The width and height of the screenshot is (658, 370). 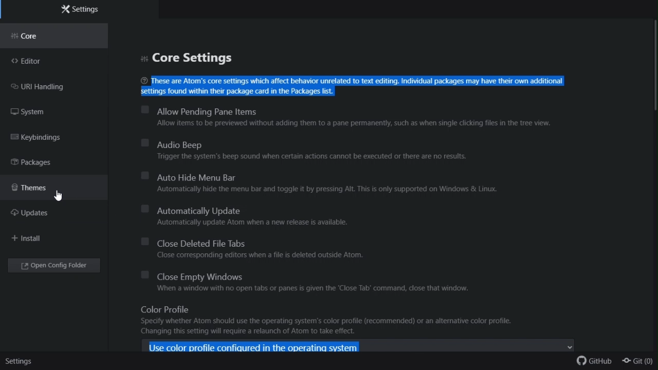 What do you see at coordinates (653, 70) in the screenshot?
I see `scroll bar` at bounding box center [653, 70].